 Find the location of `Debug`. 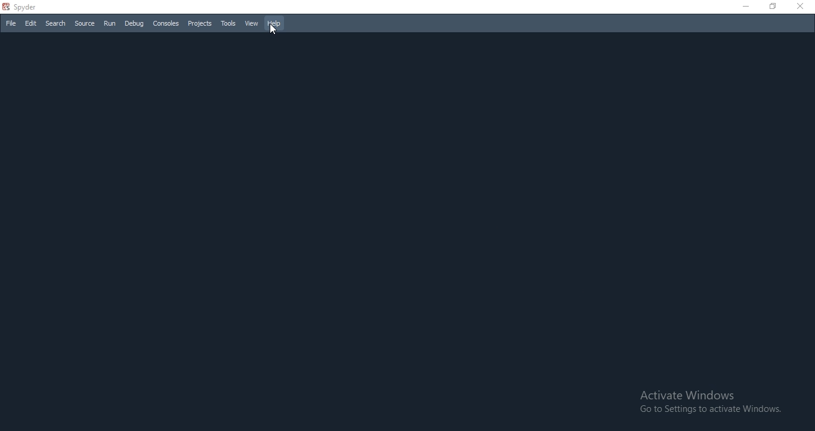

Debug is located at coordinates (134, 24).